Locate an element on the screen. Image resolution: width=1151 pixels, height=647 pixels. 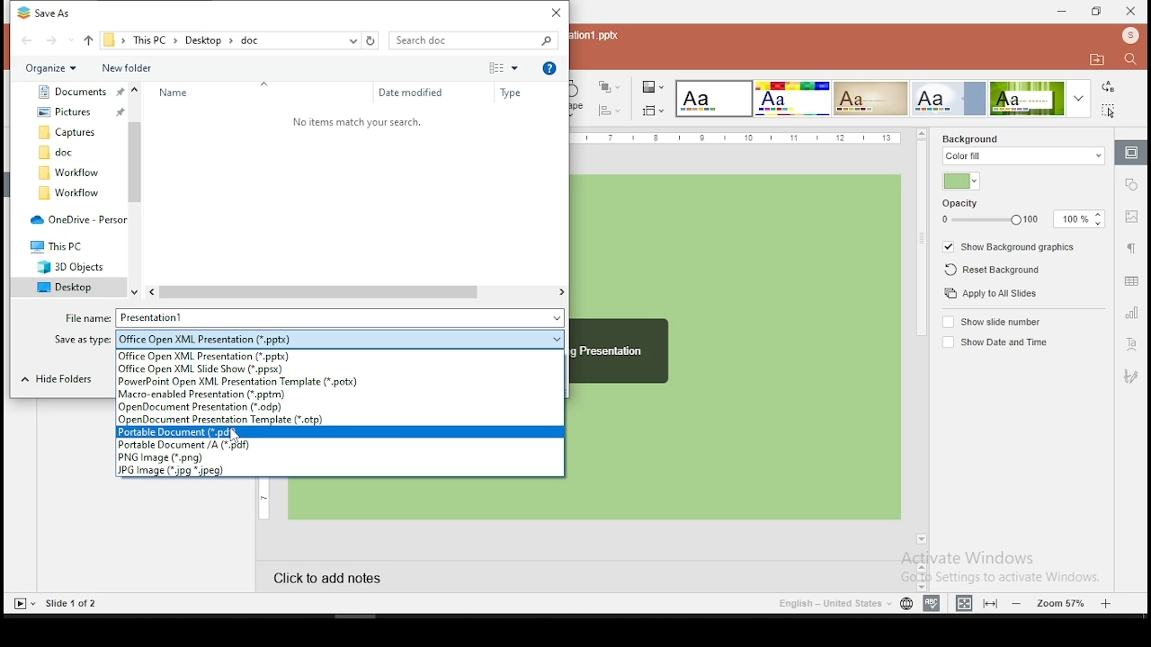
background fill is located at coordinates (971, 138).